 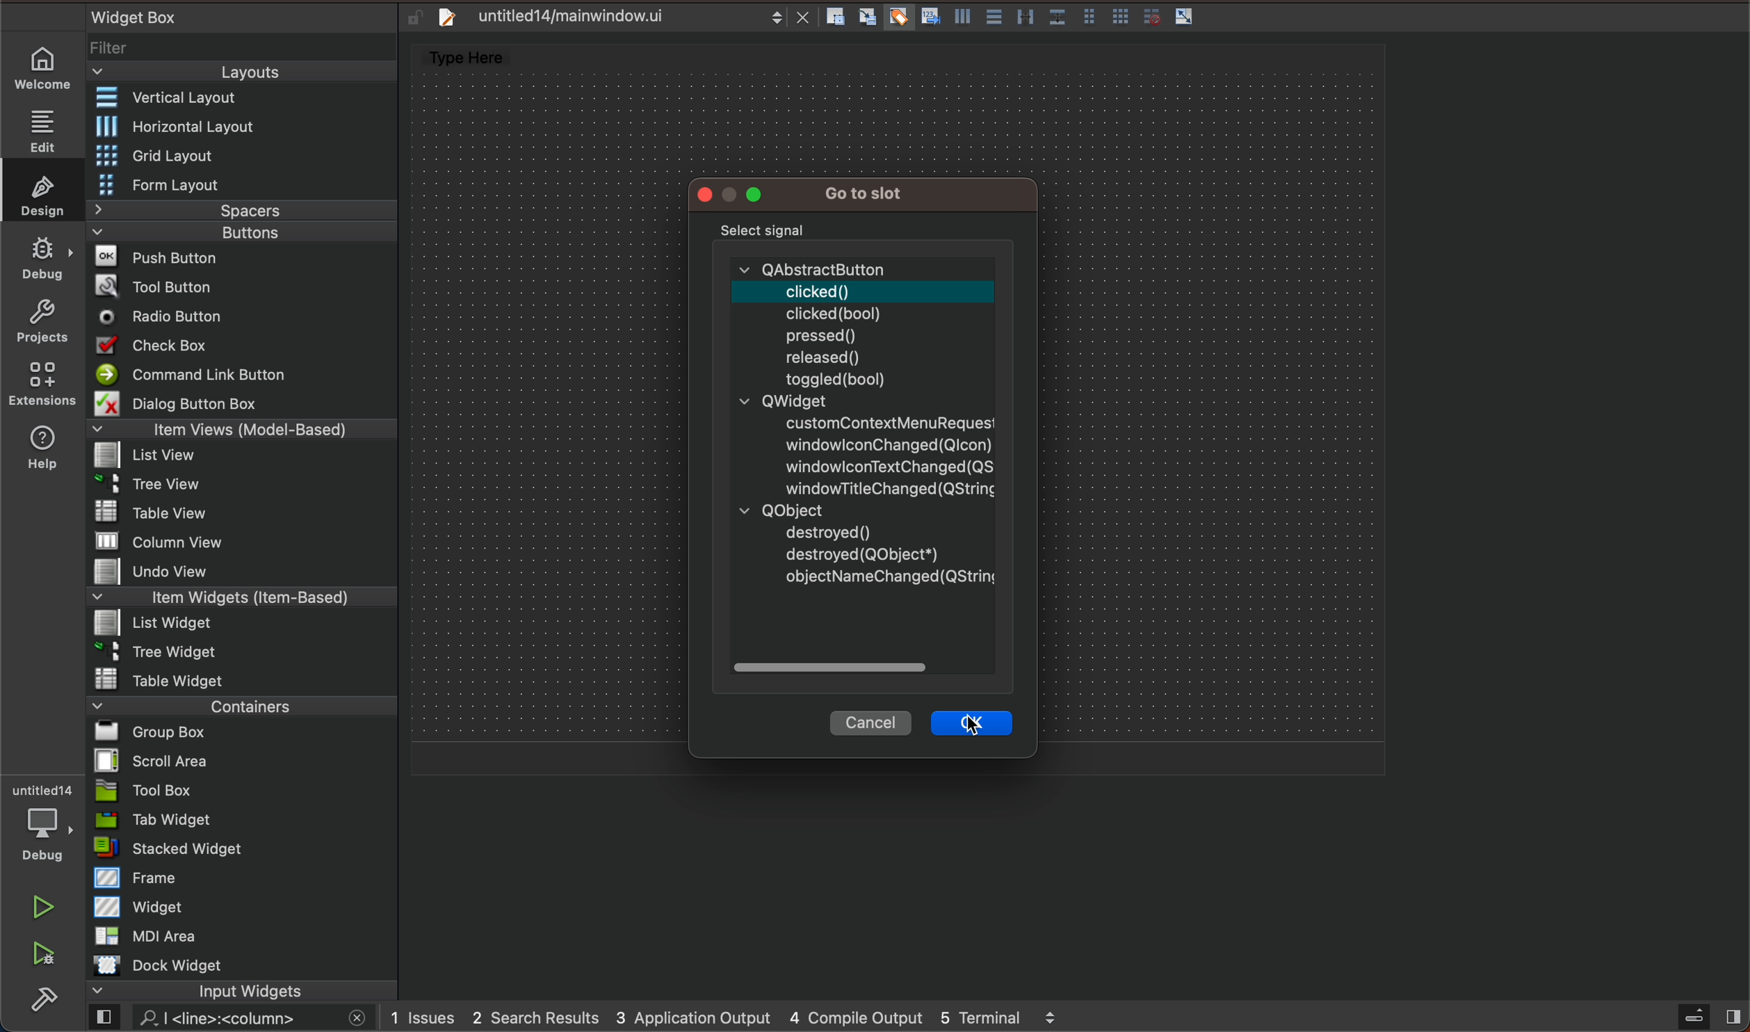 I want to click on , so click(x=869, y=15).